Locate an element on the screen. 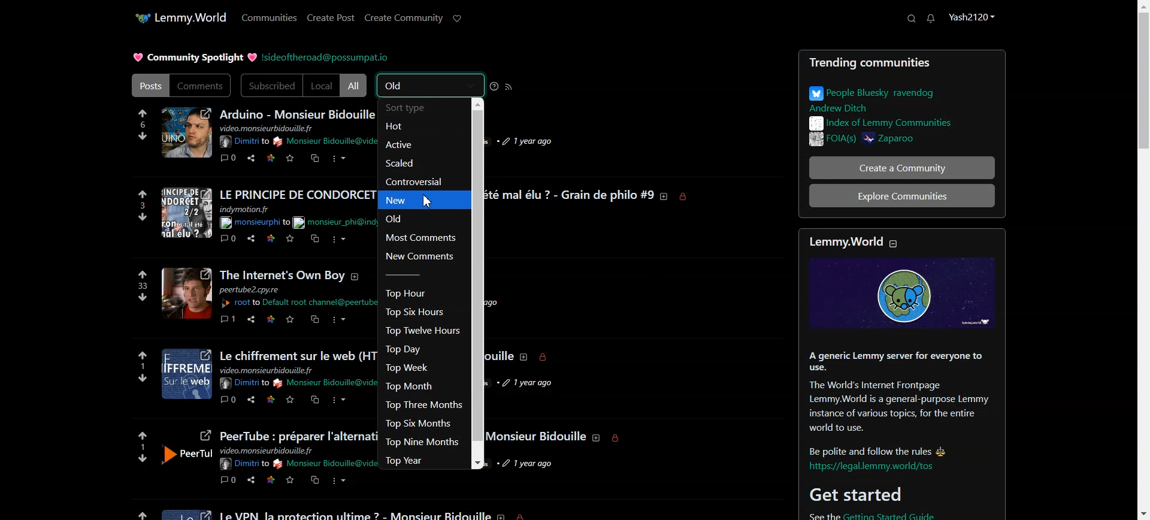 The image size is (1150, 520). 3 is located at coordinates (139, 205).